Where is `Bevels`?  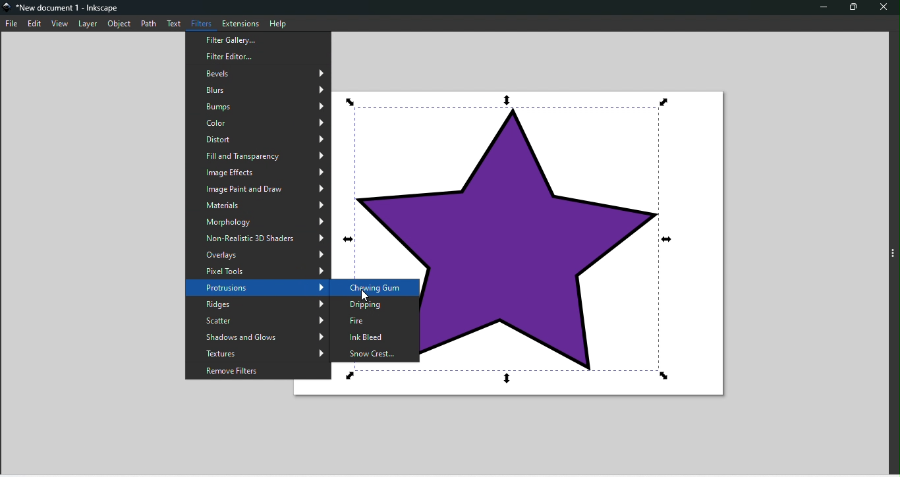 Bevels is located at coordinates (261, 72).